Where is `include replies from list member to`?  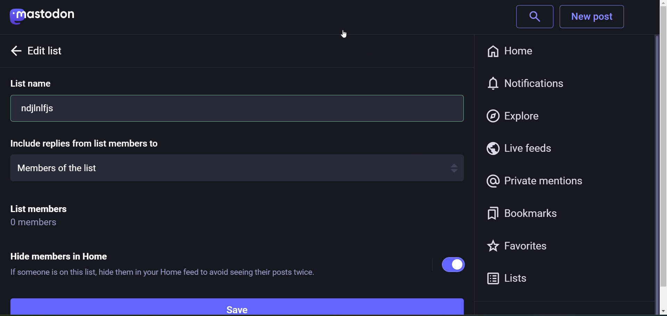
include replies from list member to is located at coordinates (88, 143).